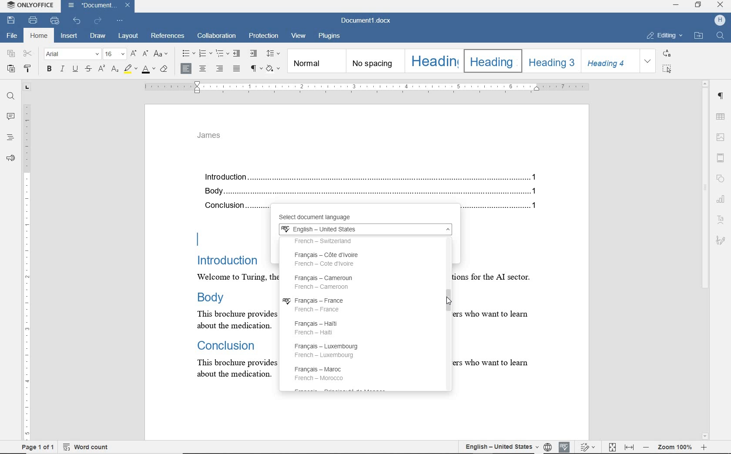 The height and width of the screenshot is (454, 731). Describe the element at coordinates (73, 54) in the screenshot. I see `font` at that location.